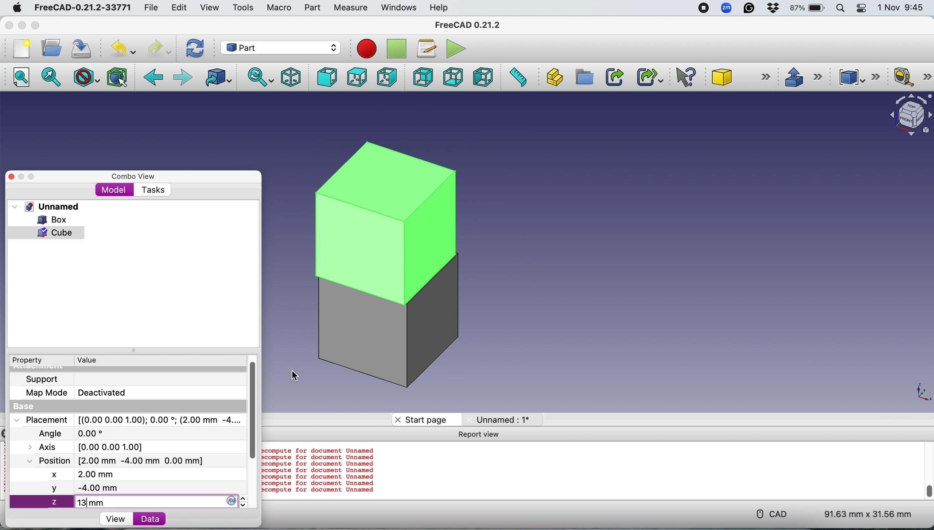  What do you see at coordinates (857, 77) in the screenshot?
I see `Compound tools` at bounding box center [857, 77].